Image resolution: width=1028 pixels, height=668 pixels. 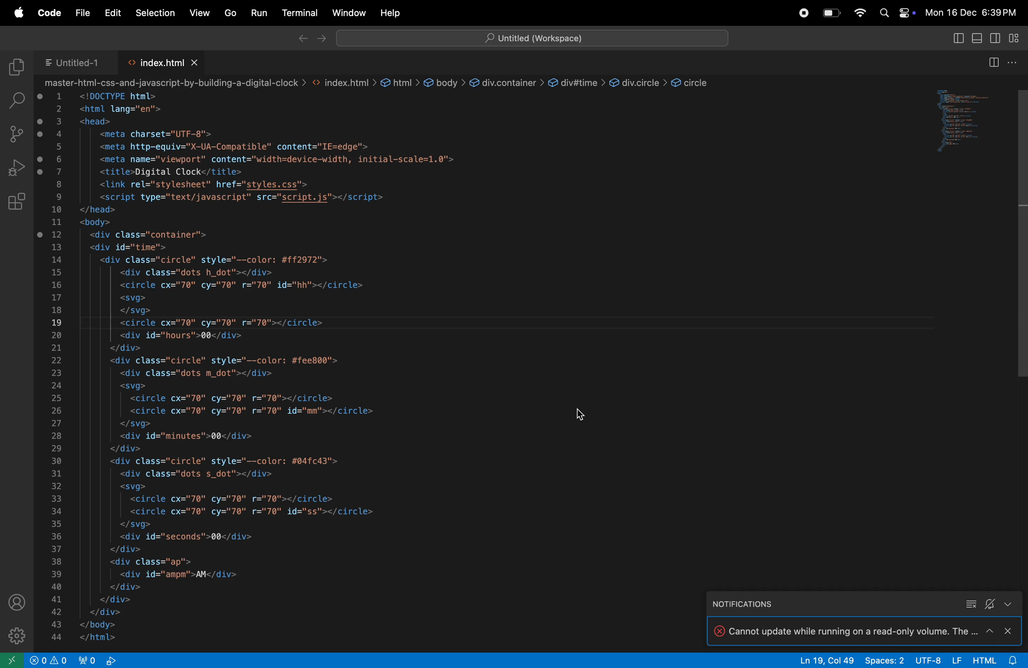 I want to click on collapse, so click(x=970, y=604).